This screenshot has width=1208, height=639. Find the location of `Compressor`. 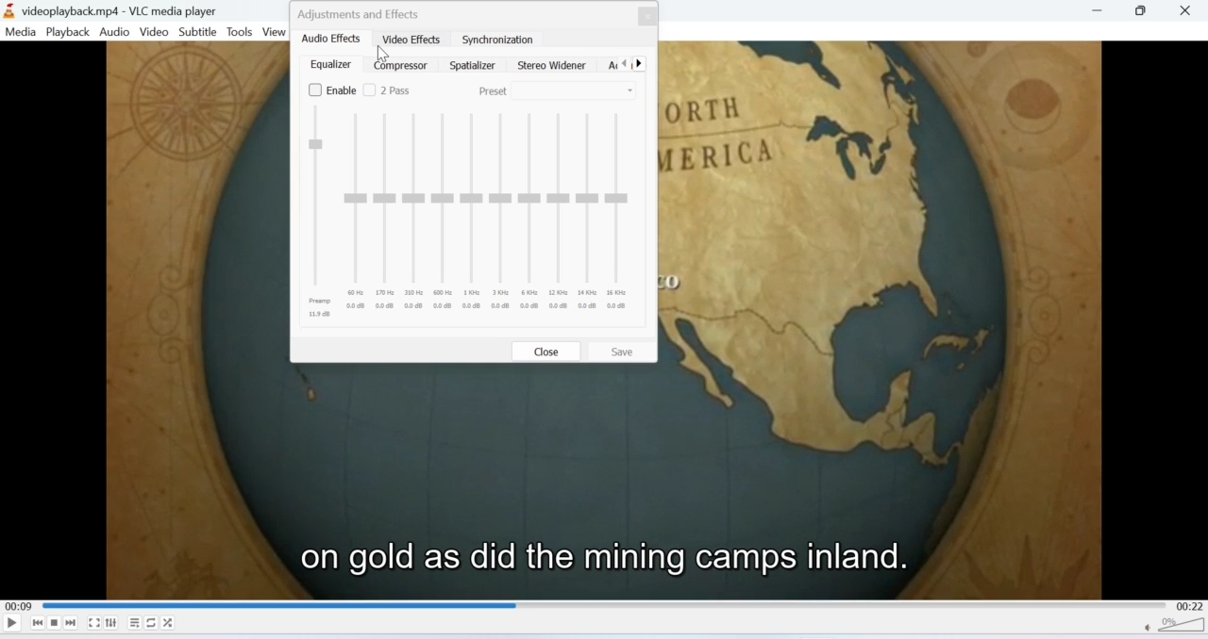

Compressor is located at coordinates (396, 65).